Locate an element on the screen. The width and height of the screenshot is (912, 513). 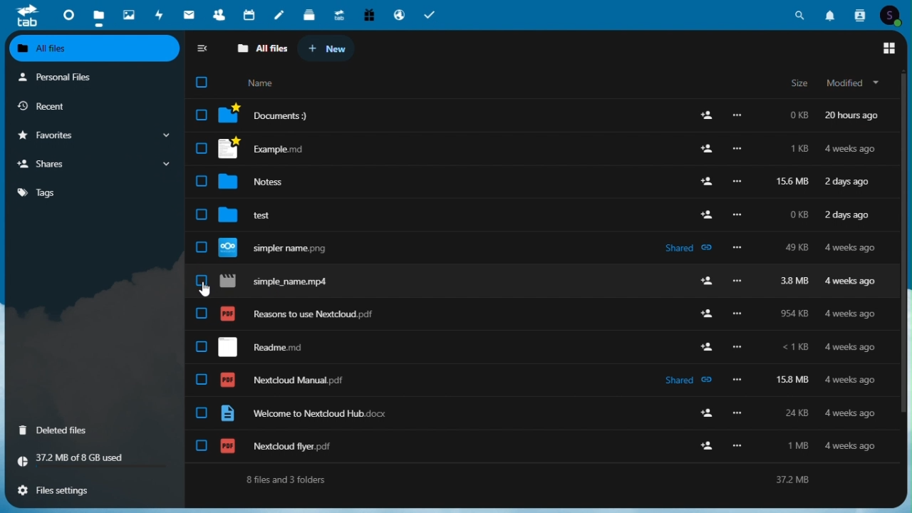
Modified is located at coordinates (854, 85).